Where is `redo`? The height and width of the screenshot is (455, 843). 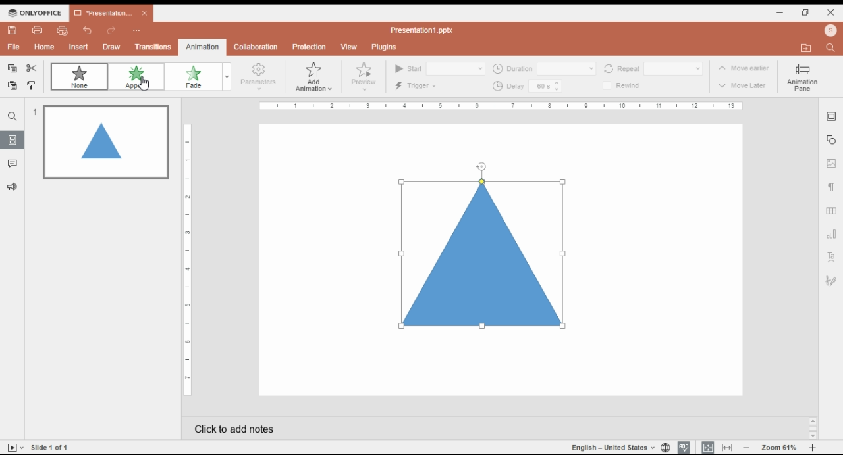 redo is located at coordinates (112, 30).